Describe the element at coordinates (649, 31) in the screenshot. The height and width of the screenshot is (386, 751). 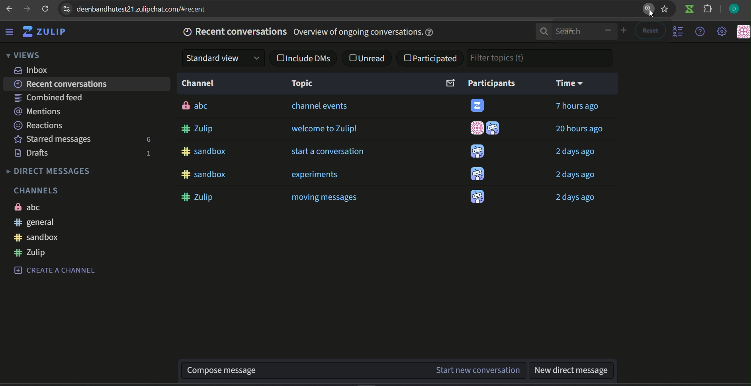
I see `reset` at that location.